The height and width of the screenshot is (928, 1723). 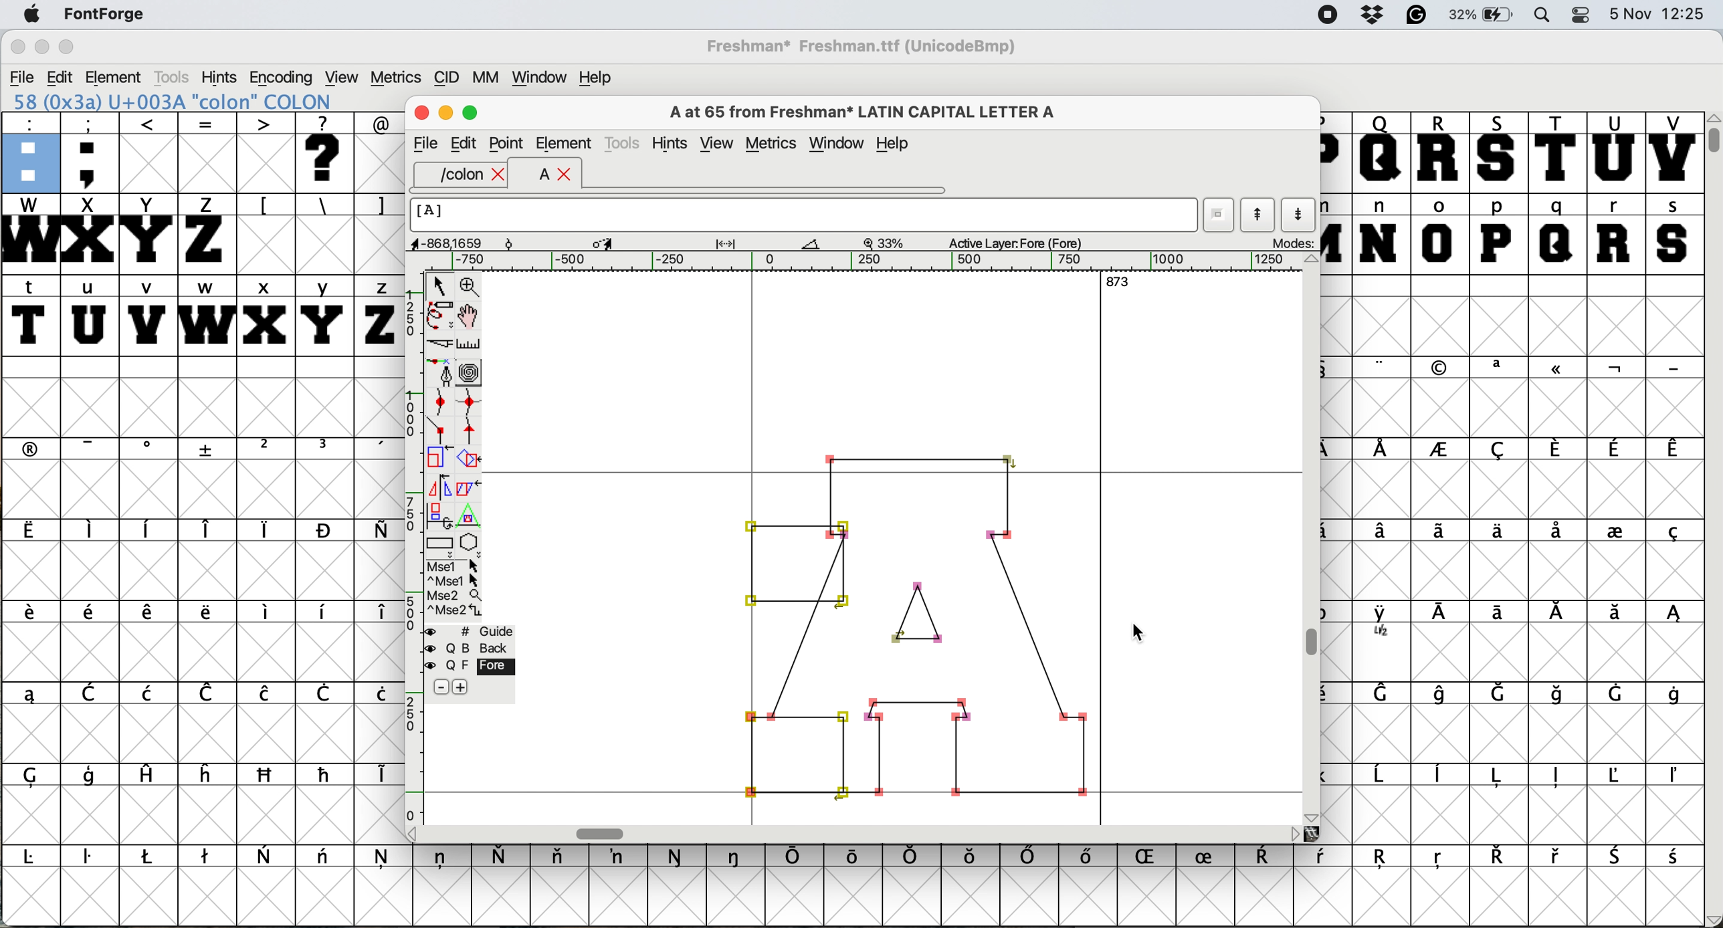 I want to click on ?, so click(x=328, y=152).